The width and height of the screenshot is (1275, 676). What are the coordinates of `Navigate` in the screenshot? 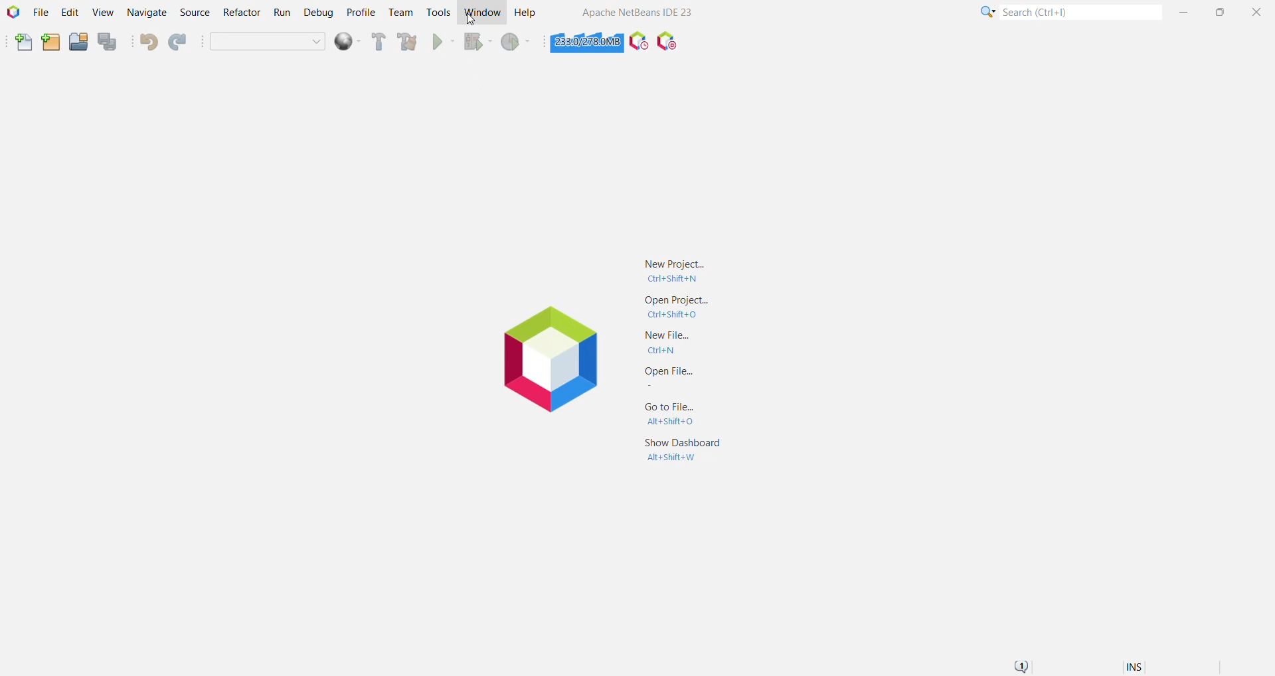 It's located at (145, 13).